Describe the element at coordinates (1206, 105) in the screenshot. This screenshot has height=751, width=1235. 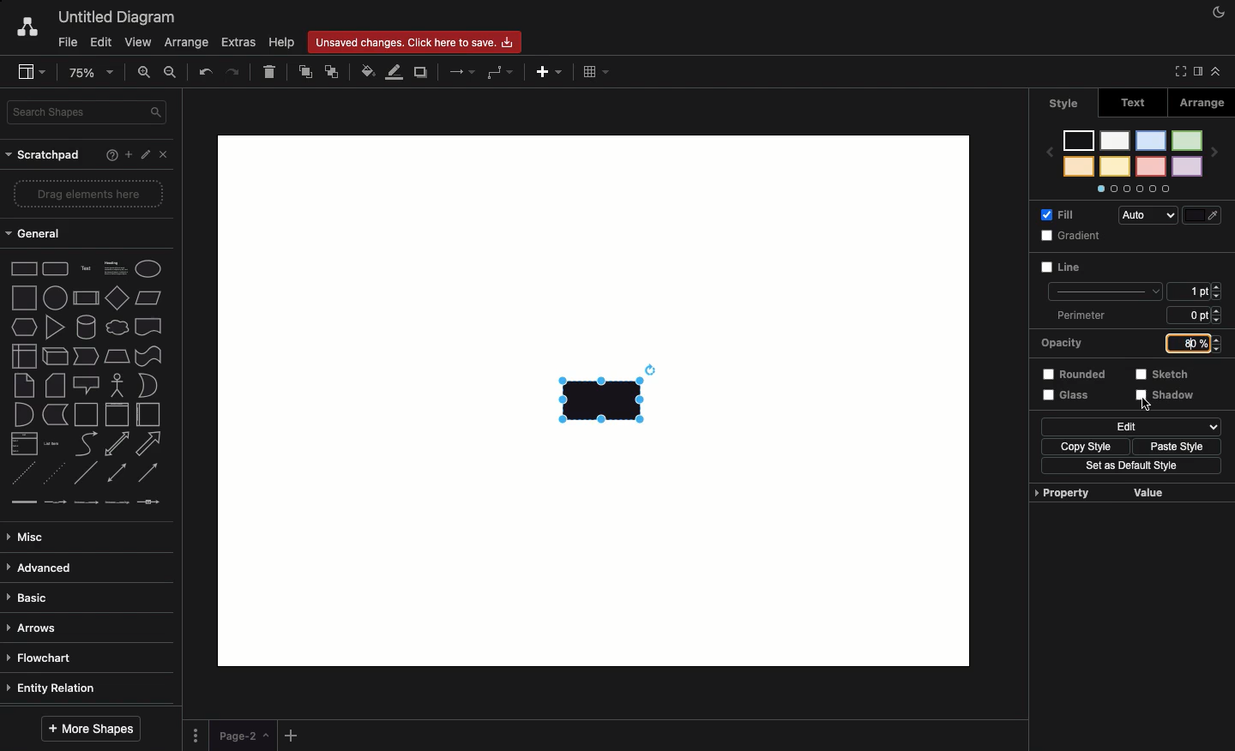
I see `Arrange` at that location.